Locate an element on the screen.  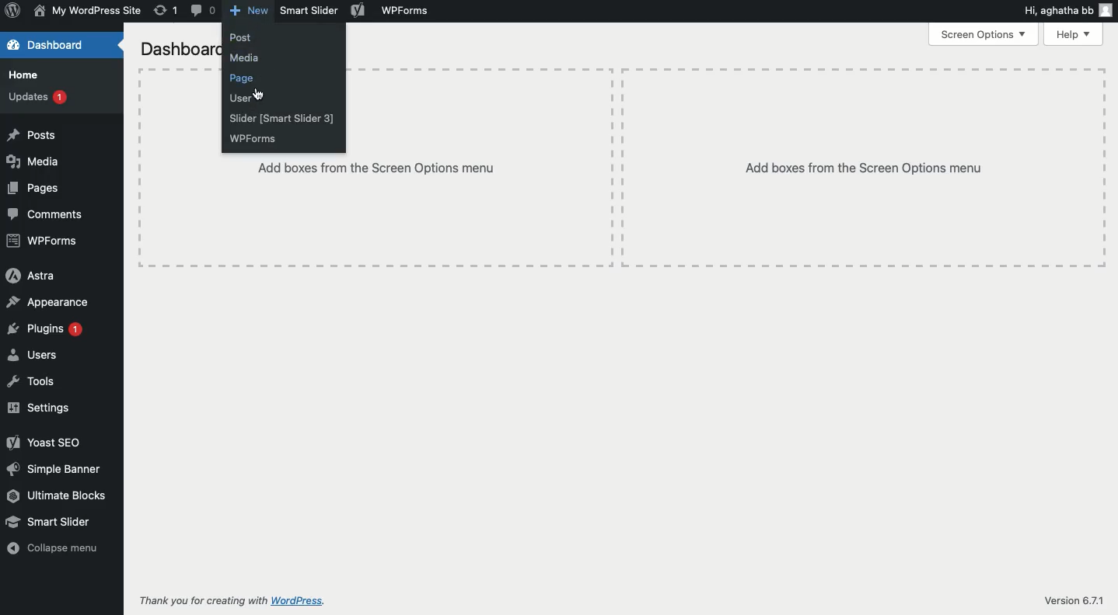
Simple banner is located at coordinates (56, 471).